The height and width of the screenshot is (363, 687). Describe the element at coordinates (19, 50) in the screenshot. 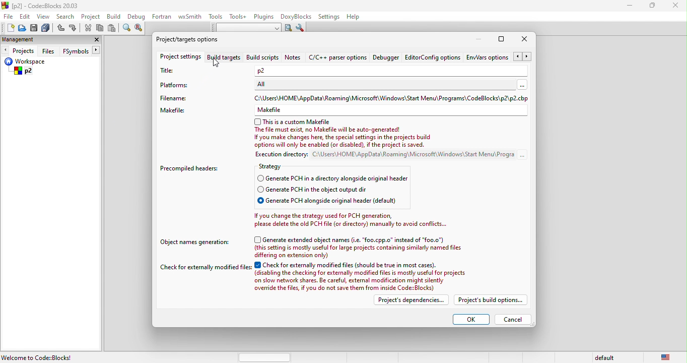

I see `projects` at that location.